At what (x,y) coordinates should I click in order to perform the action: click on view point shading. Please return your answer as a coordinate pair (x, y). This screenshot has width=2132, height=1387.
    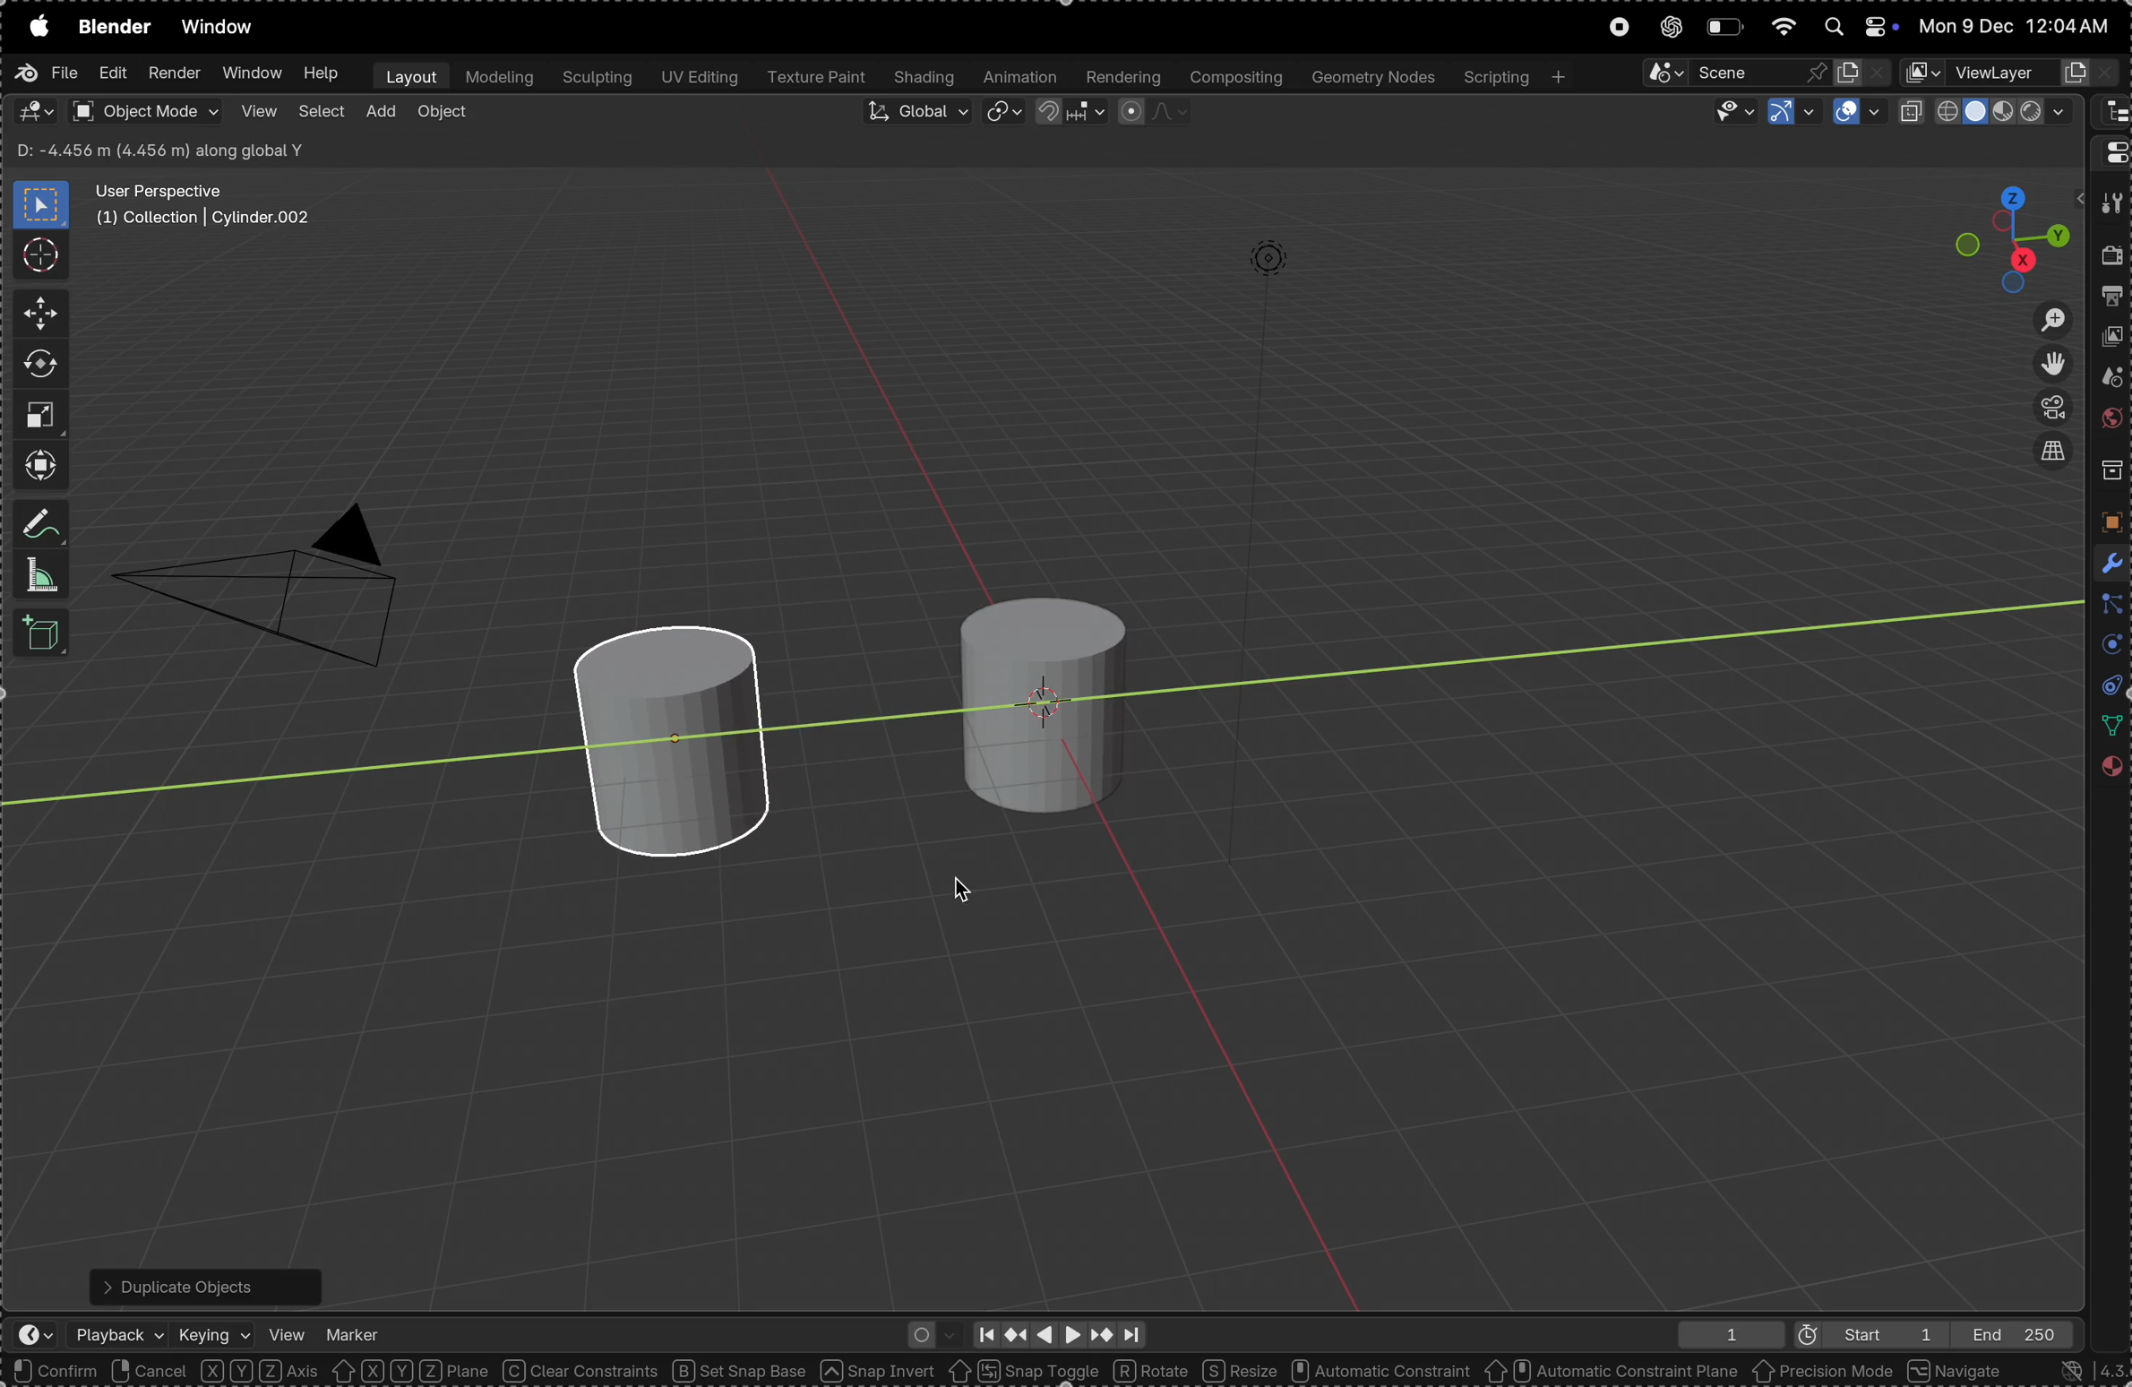
    Looking at the image, I should click on (1989, 112).